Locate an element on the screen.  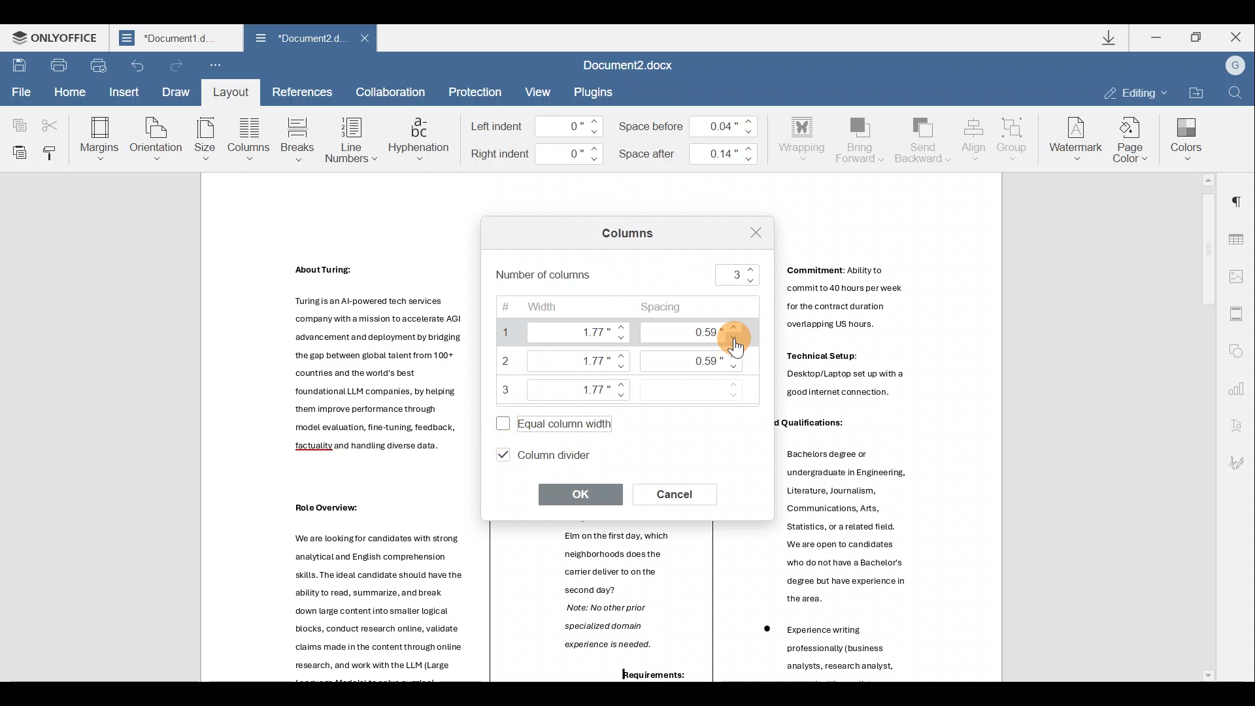
Scroll bar is located at coordinates (1203, 427).